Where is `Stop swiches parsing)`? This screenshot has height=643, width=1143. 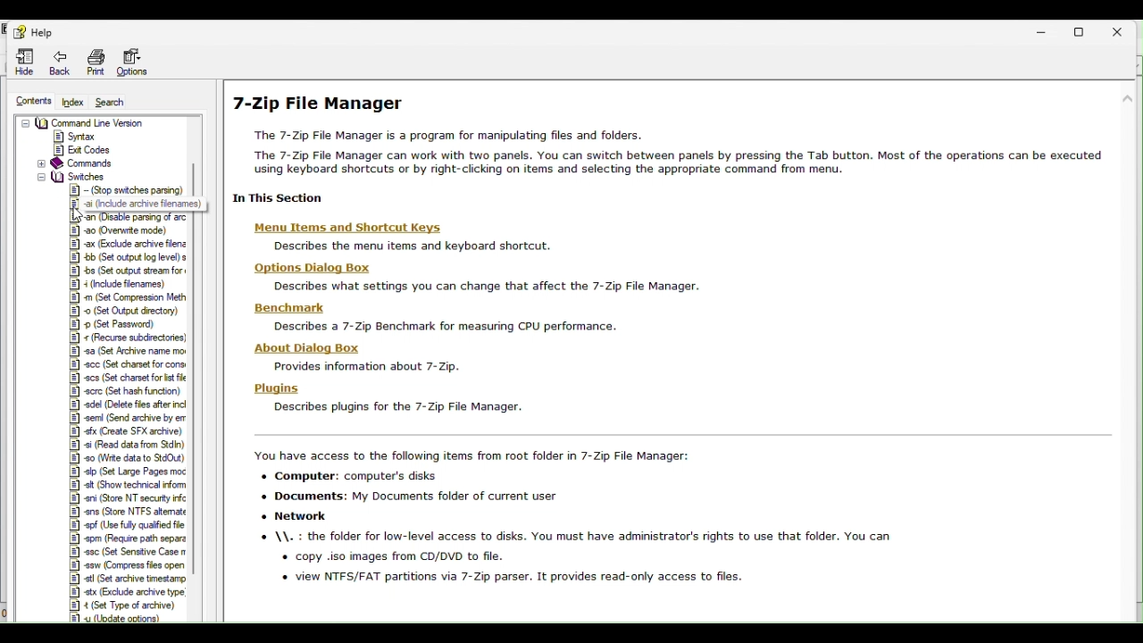
Stop swiches parsing) is located at coordinates (129, 190).